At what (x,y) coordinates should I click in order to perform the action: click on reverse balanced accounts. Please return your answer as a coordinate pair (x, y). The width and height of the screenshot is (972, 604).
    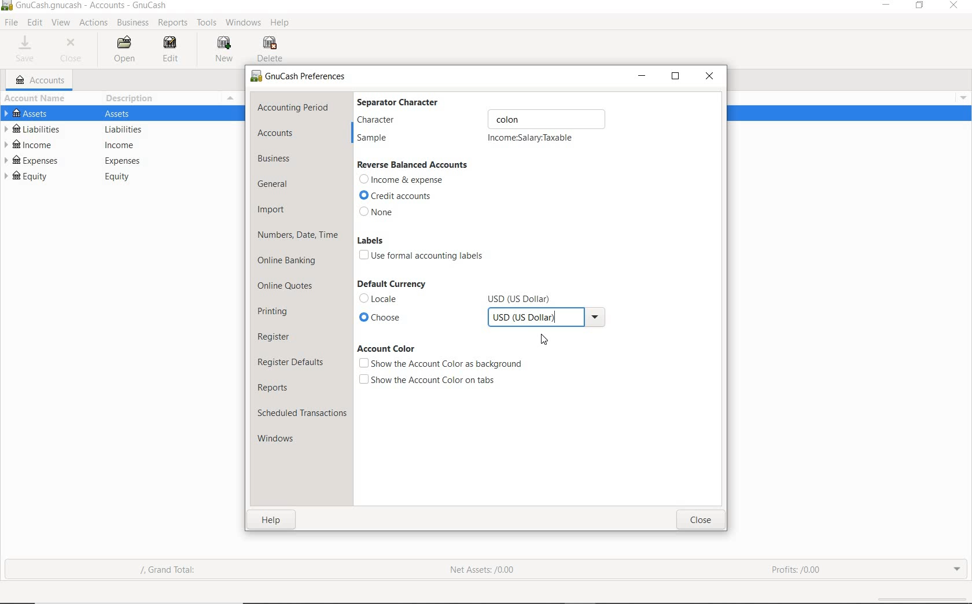
    Looking at the image, I should click on (413, 165).